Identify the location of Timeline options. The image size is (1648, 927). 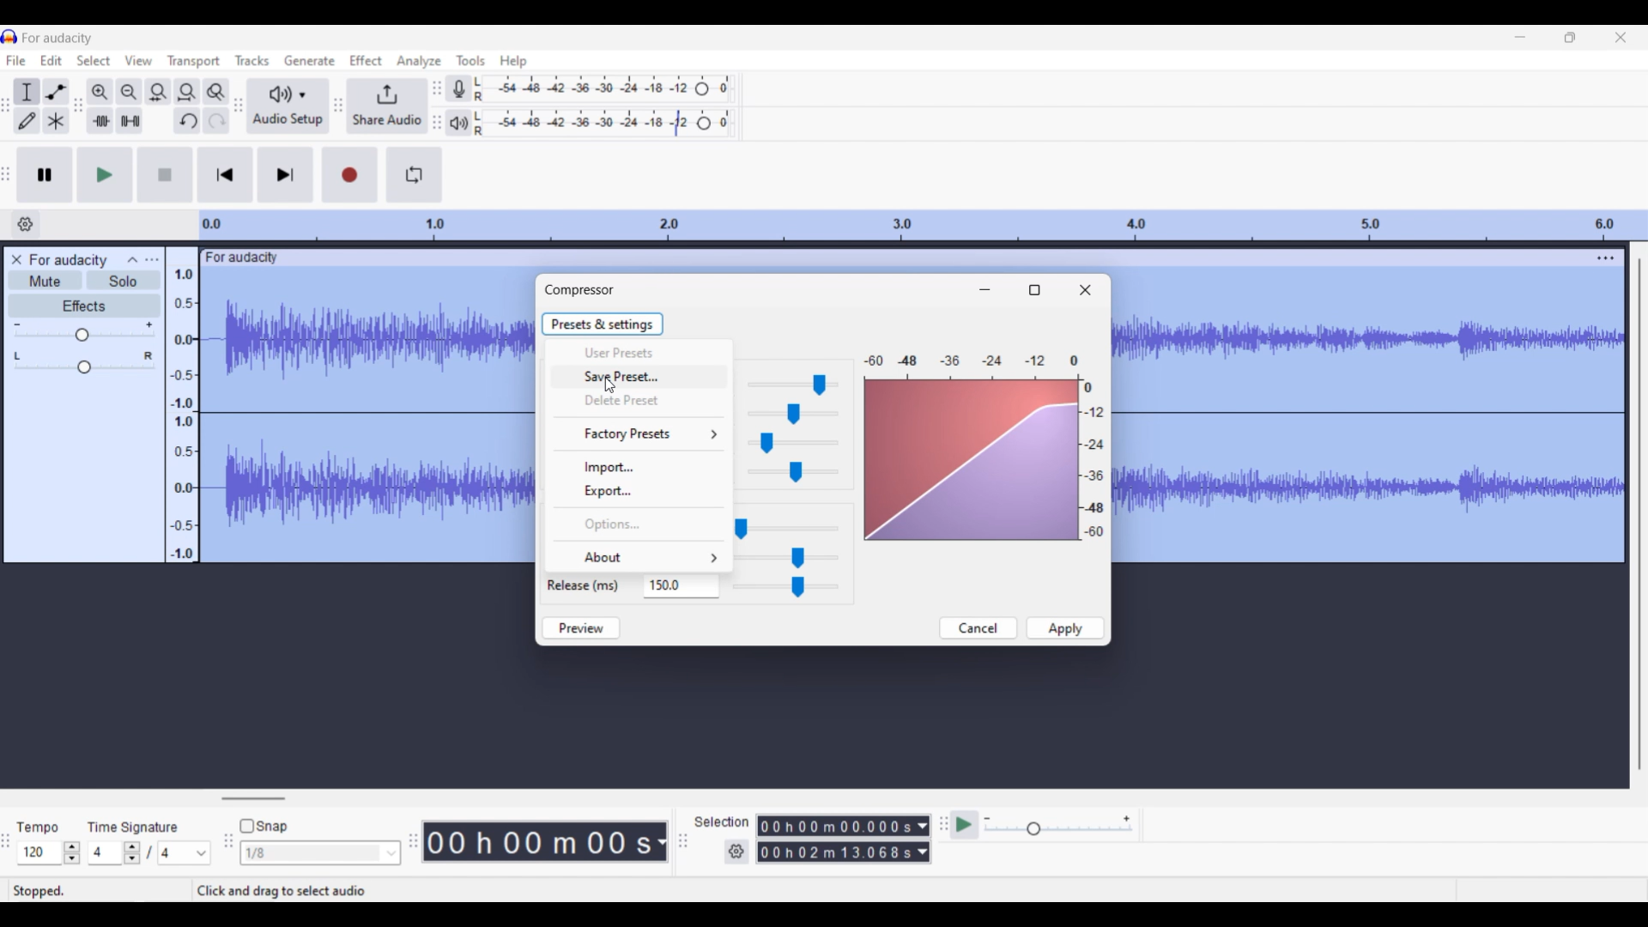
(25, 224).